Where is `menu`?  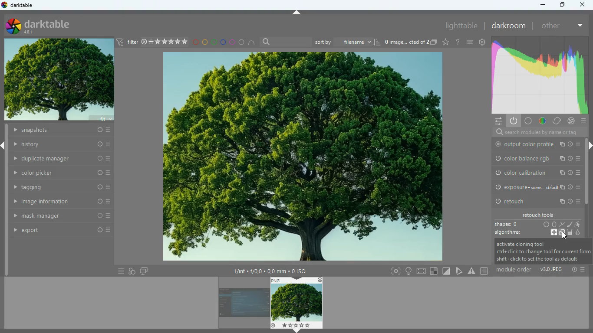
menu is located at coordinates (120, 271).